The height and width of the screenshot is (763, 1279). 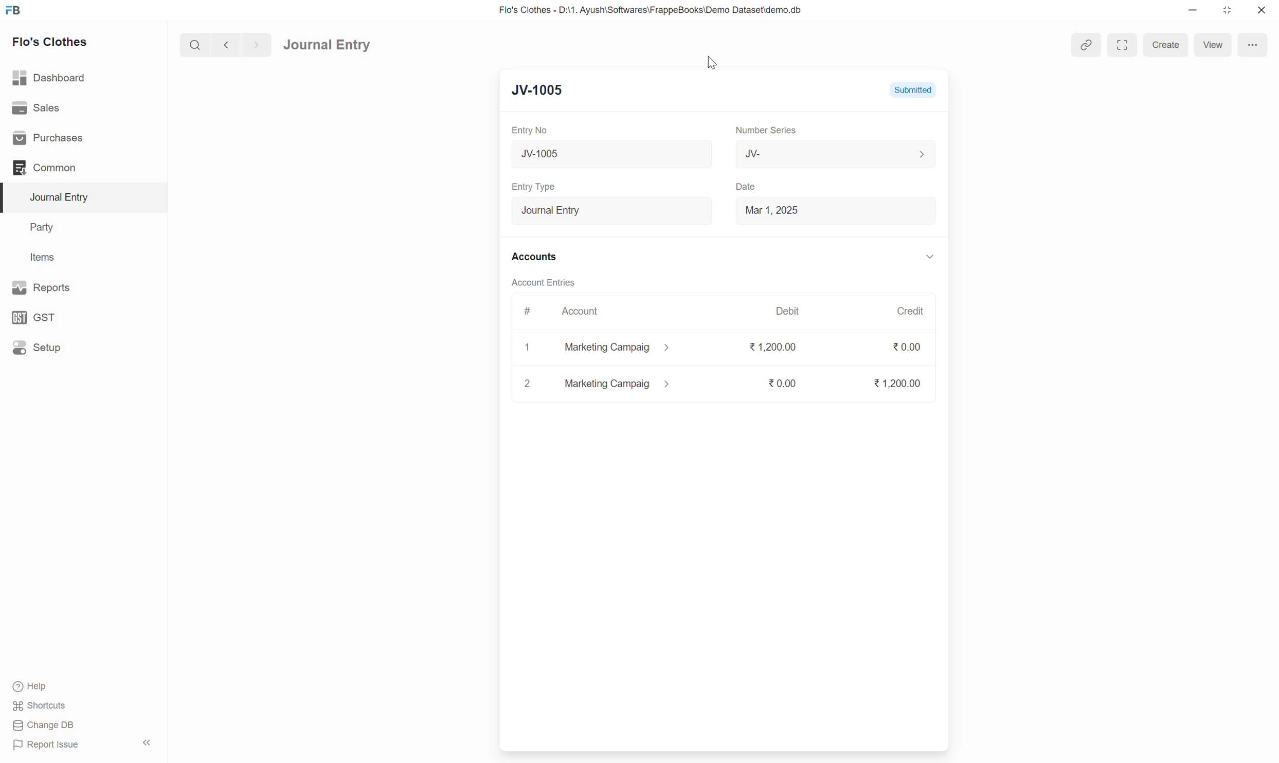 What do you see at coordinates (912, 89) in the screenshot?
I see `Submitted` at bounding box center [912, 89].